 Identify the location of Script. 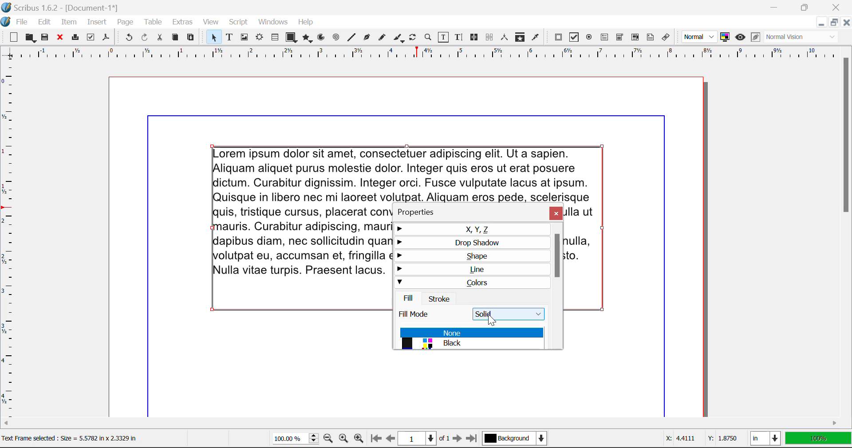
(239, 22).